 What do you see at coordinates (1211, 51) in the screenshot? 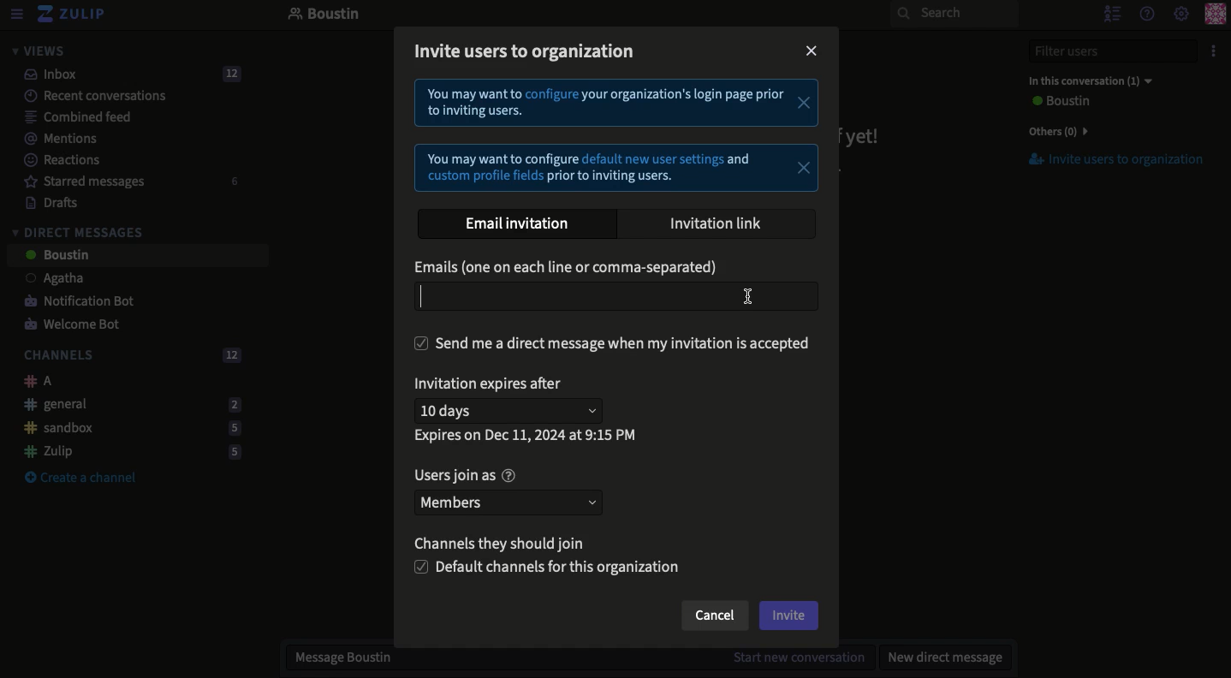
I see `Options` at bounding box center [1211, 51].